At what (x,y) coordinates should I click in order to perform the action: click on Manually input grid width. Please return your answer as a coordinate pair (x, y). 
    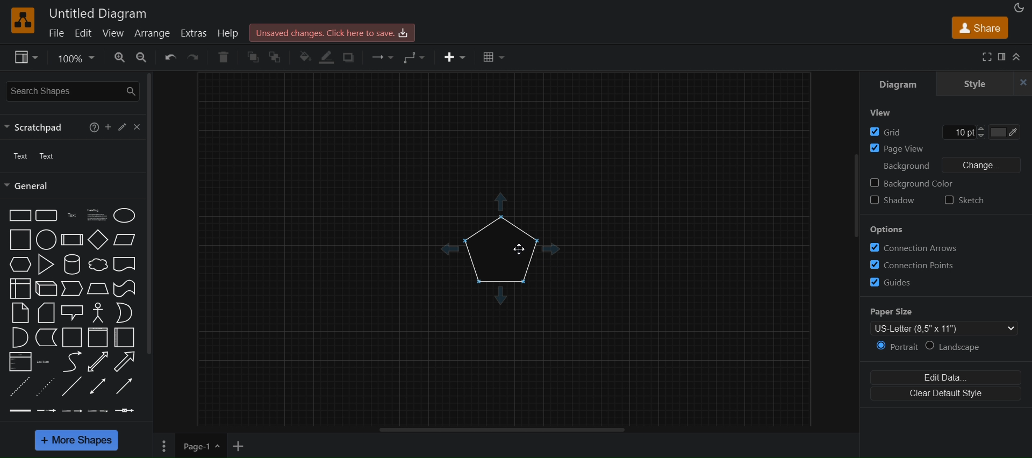
    Looking at the image, I should click on (957, 132).